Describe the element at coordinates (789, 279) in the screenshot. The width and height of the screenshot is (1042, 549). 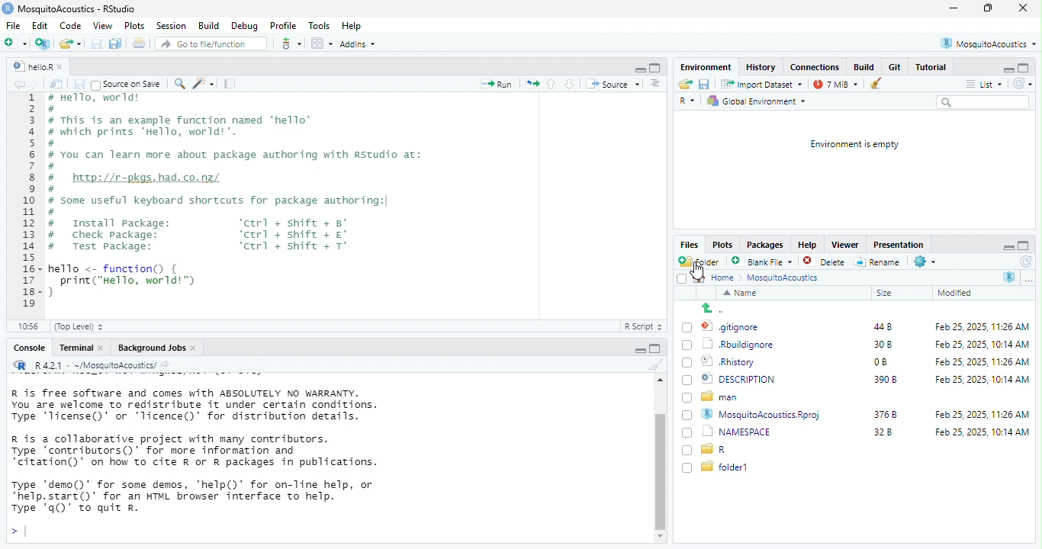
I see `  MosguitoAcoustics` at that location.